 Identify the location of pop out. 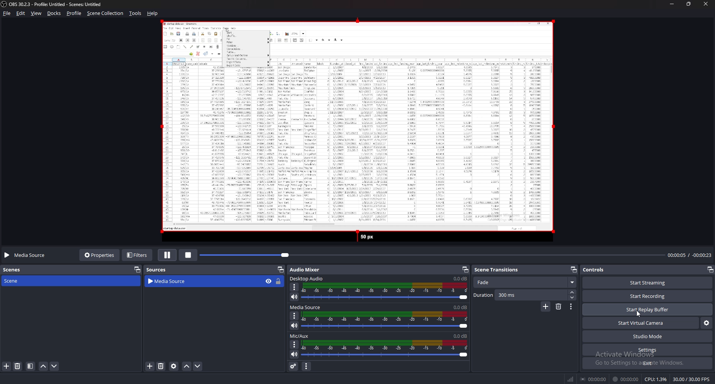
(138, 270).